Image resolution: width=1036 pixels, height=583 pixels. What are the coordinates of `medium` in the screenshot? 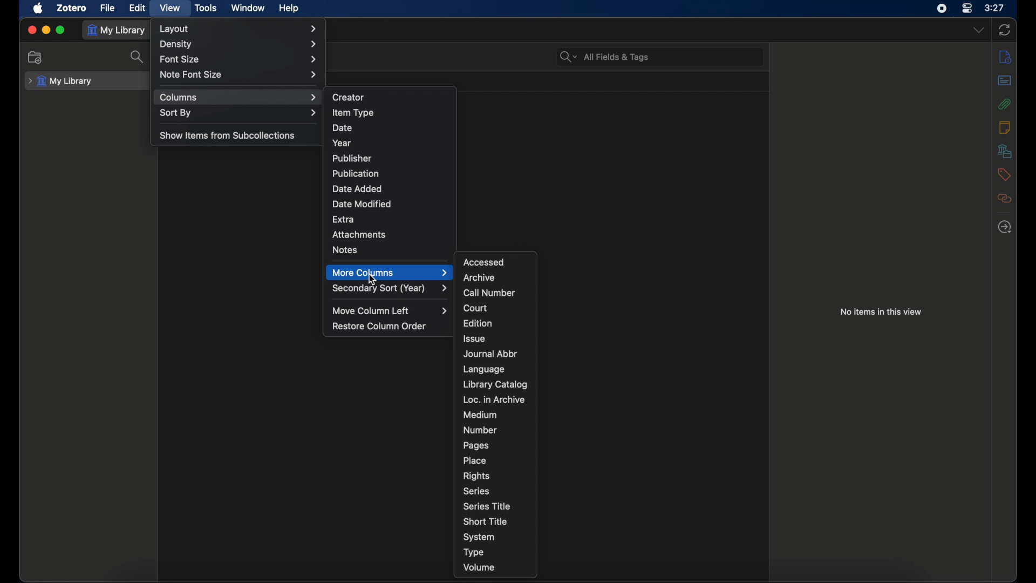 It's located at (480, 415).